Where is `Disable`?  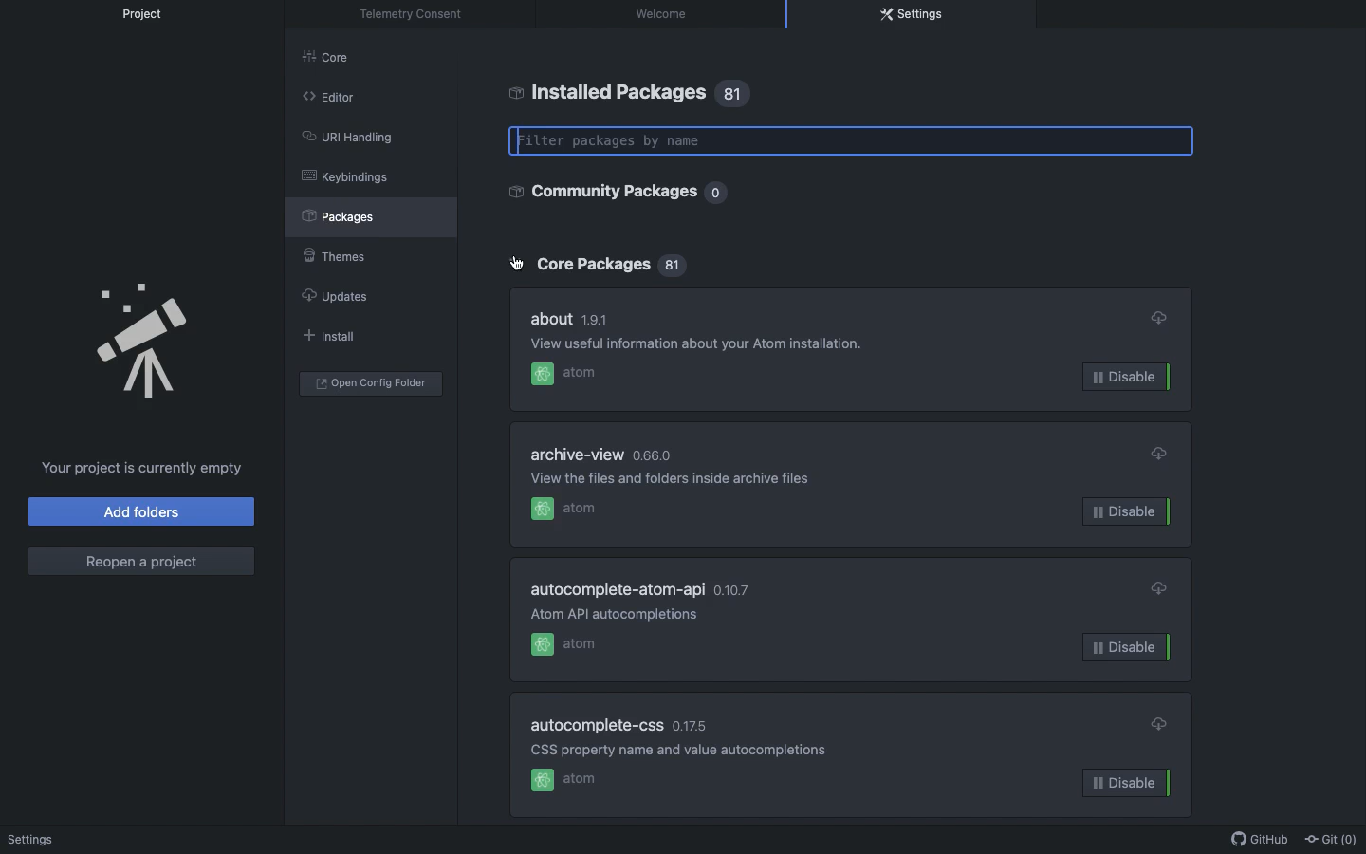
Disable is located at coordinates (1128, 782).